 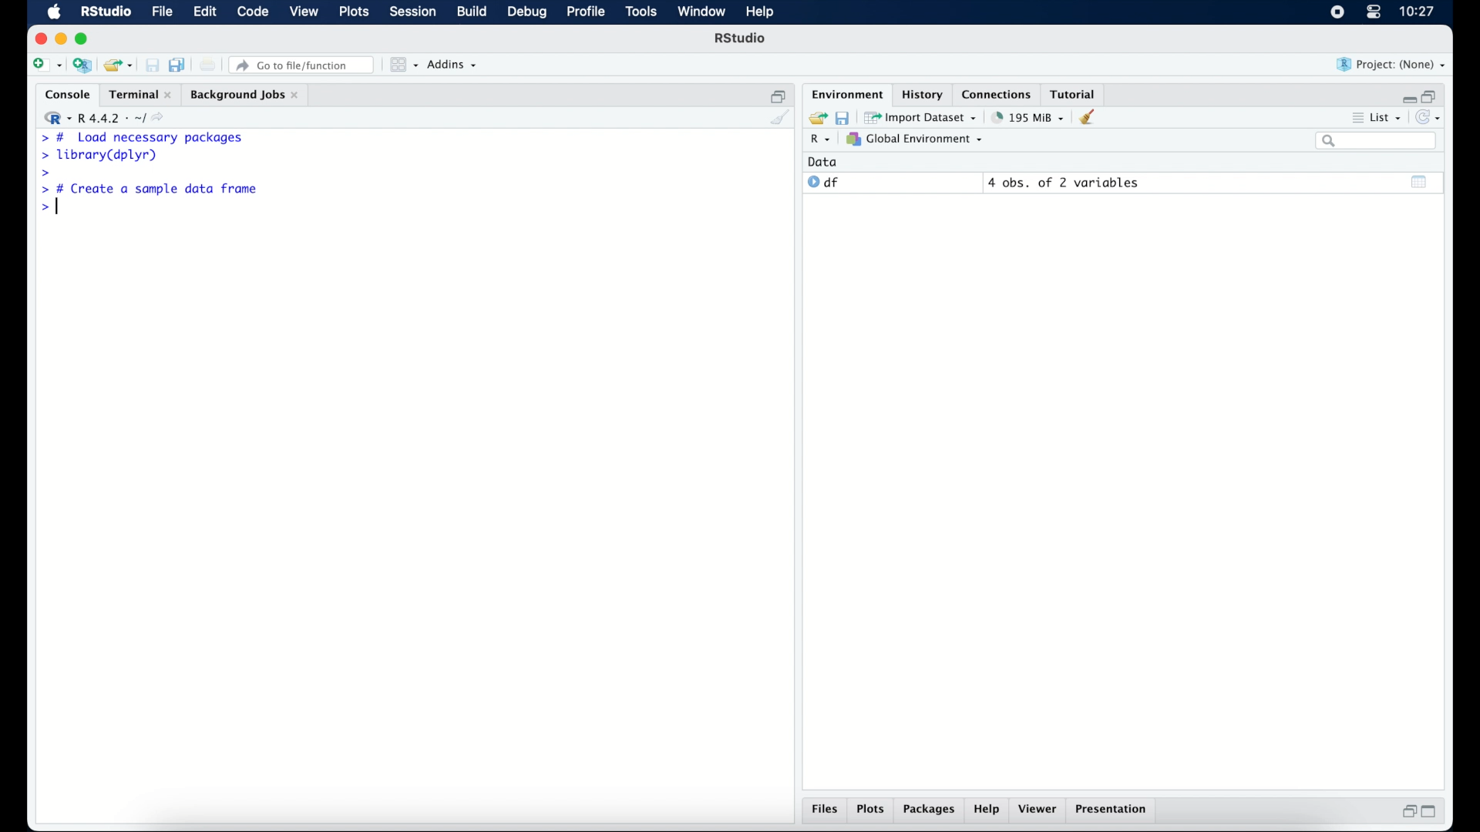 I want to click on minimize, so click(x=61, y=39).